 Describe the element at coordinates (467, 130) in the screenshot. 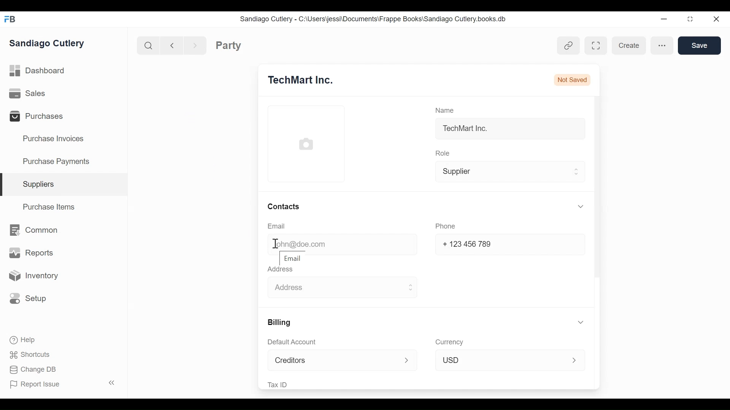

I see `TechMart Inc.` at that location.